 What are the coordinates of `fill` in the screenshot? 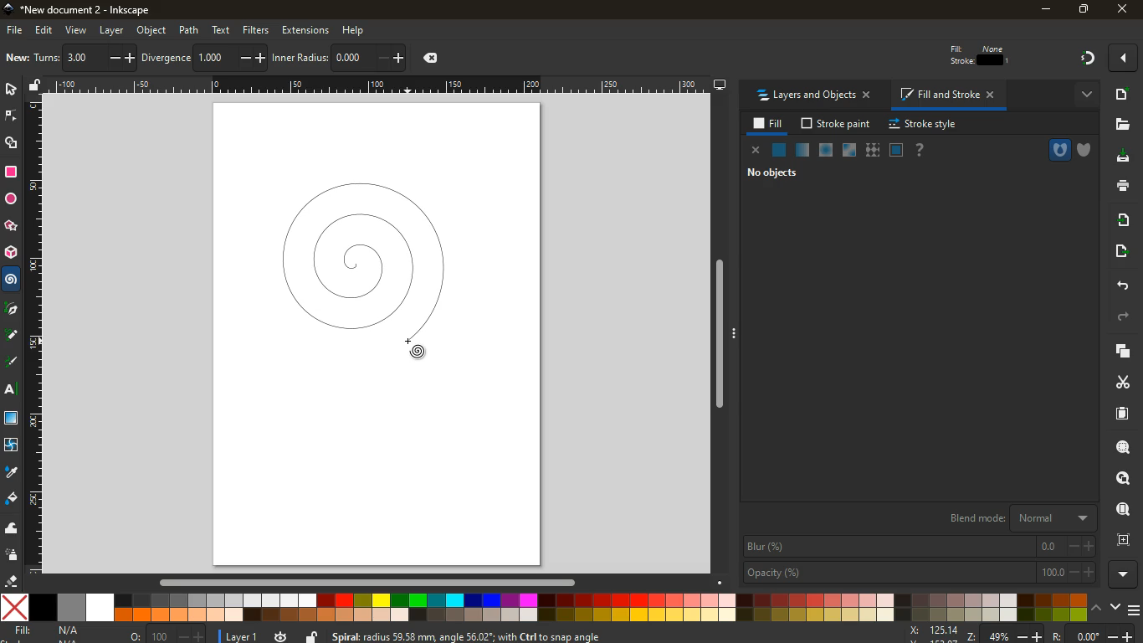 It's located at (50, 632).